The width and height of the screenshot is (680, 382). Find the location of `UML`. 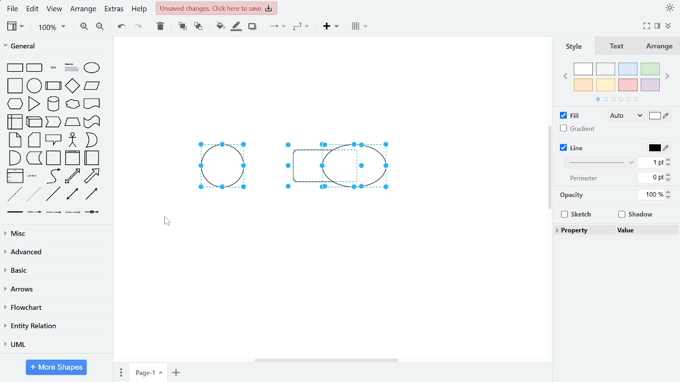

UML is located at coordinates (55, 344).